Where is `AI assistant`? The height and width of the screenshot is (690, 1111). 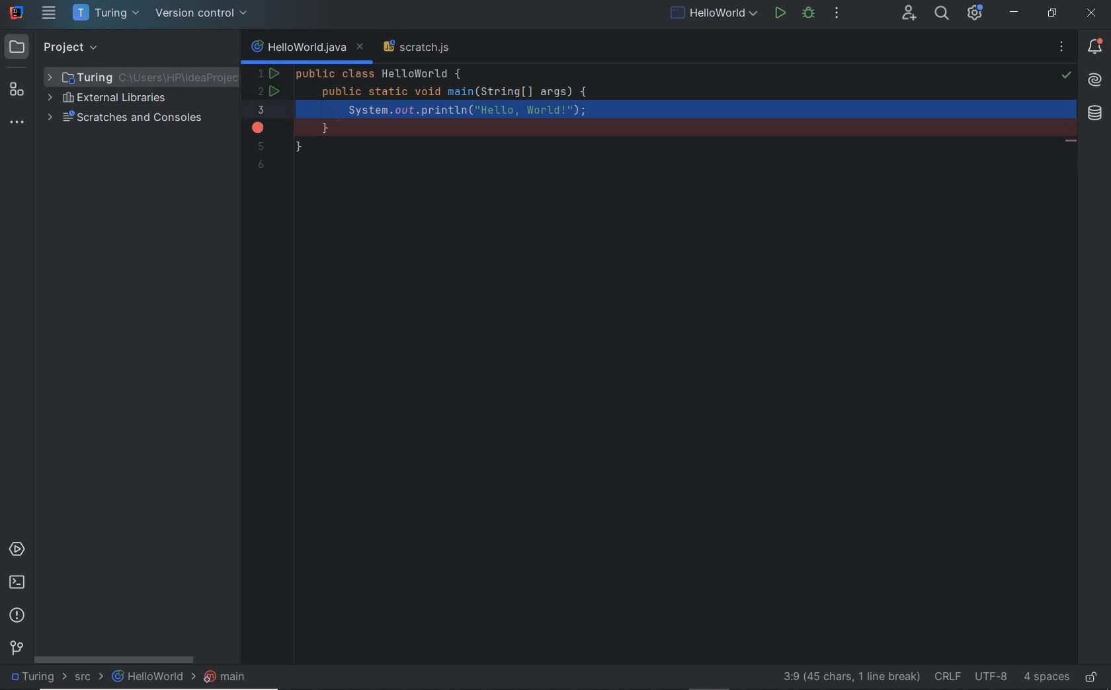
AI assistant is located at coordinates (1095, 79).